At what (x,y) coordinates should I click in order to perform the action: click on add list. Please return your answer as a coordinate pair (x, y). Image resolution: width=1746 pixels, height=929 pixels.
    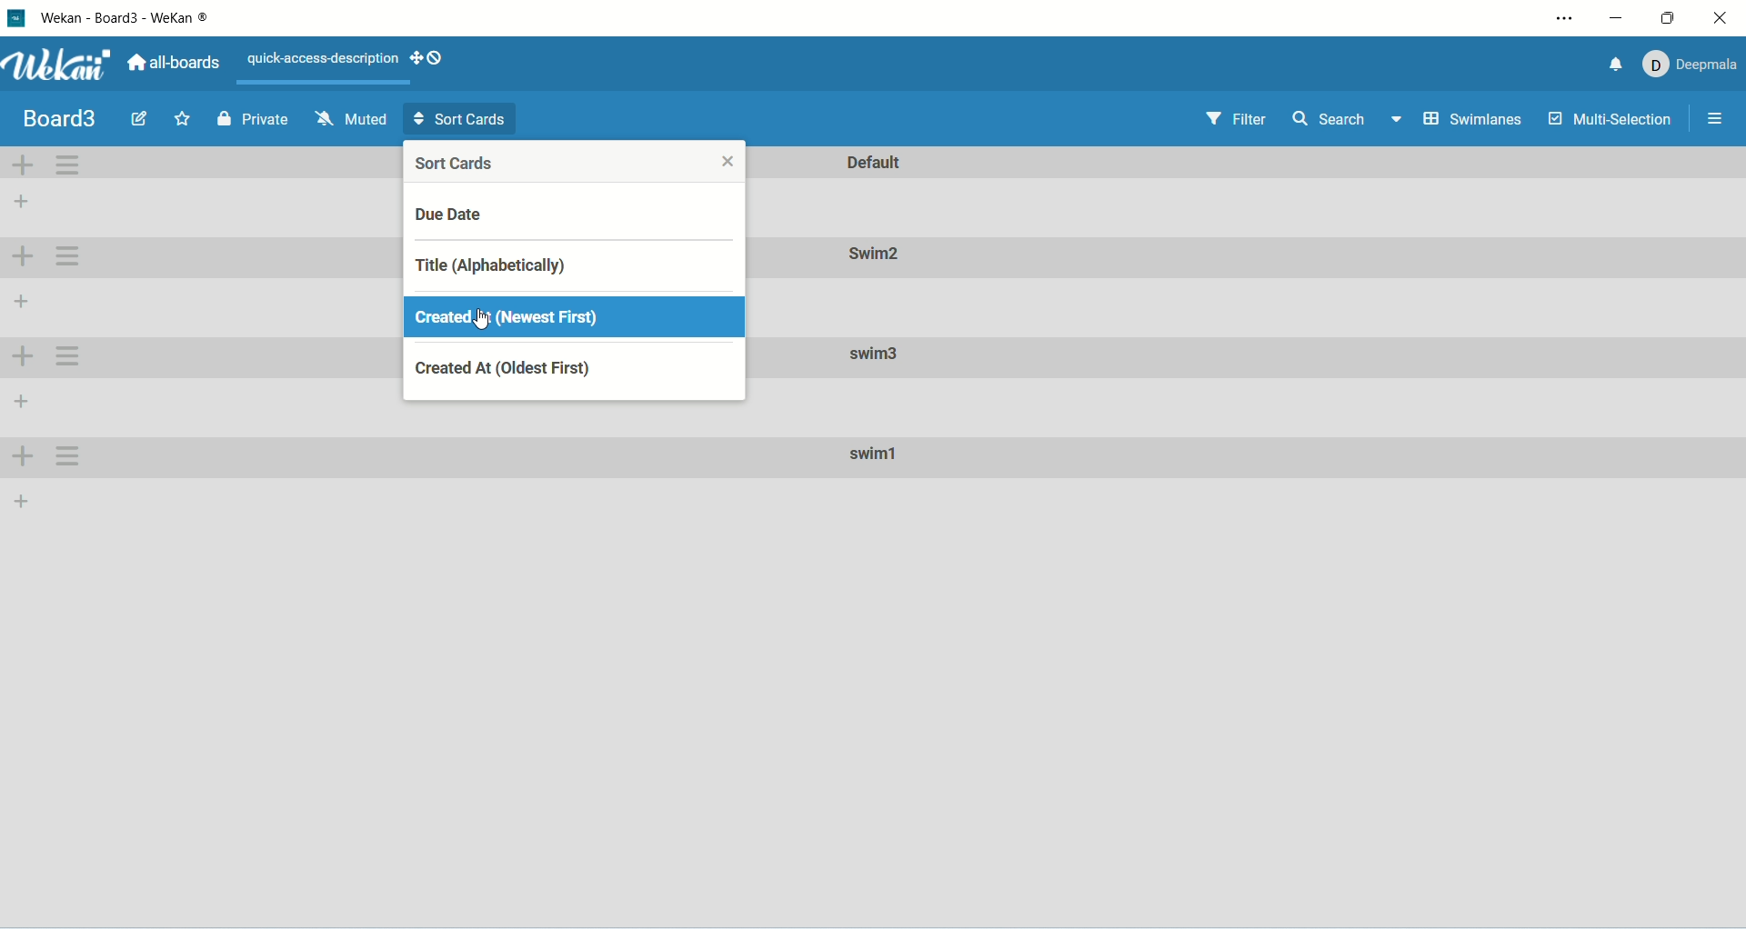
    Looking at the image, I should click on (21, 305).